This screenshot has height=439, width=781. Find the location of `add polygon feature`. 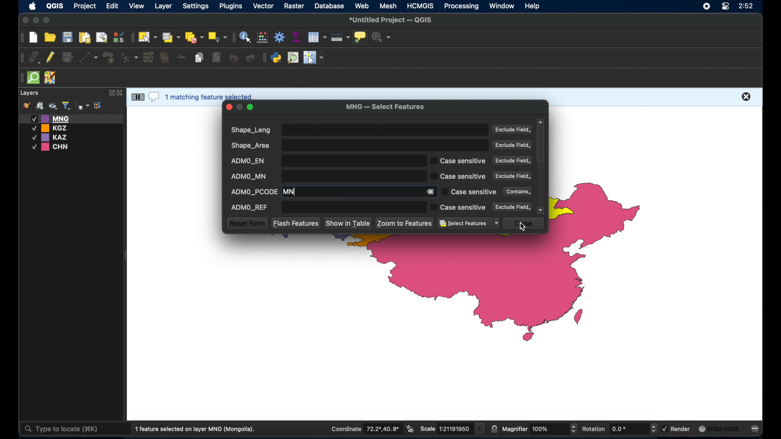

add polygon feature is located at coordinates (109, 57).